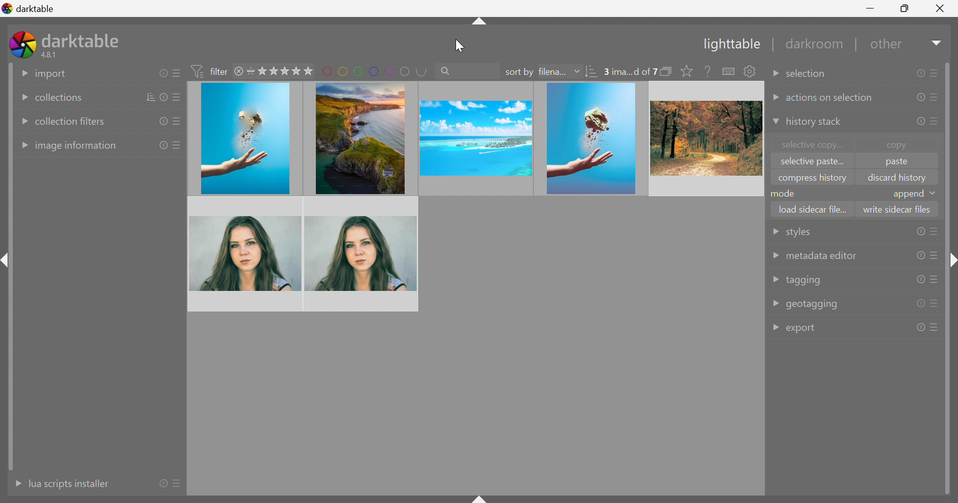  What do you see at coordinates (937, 120) in the screenshot?
I see `presets` at bounding box center [937, 120].